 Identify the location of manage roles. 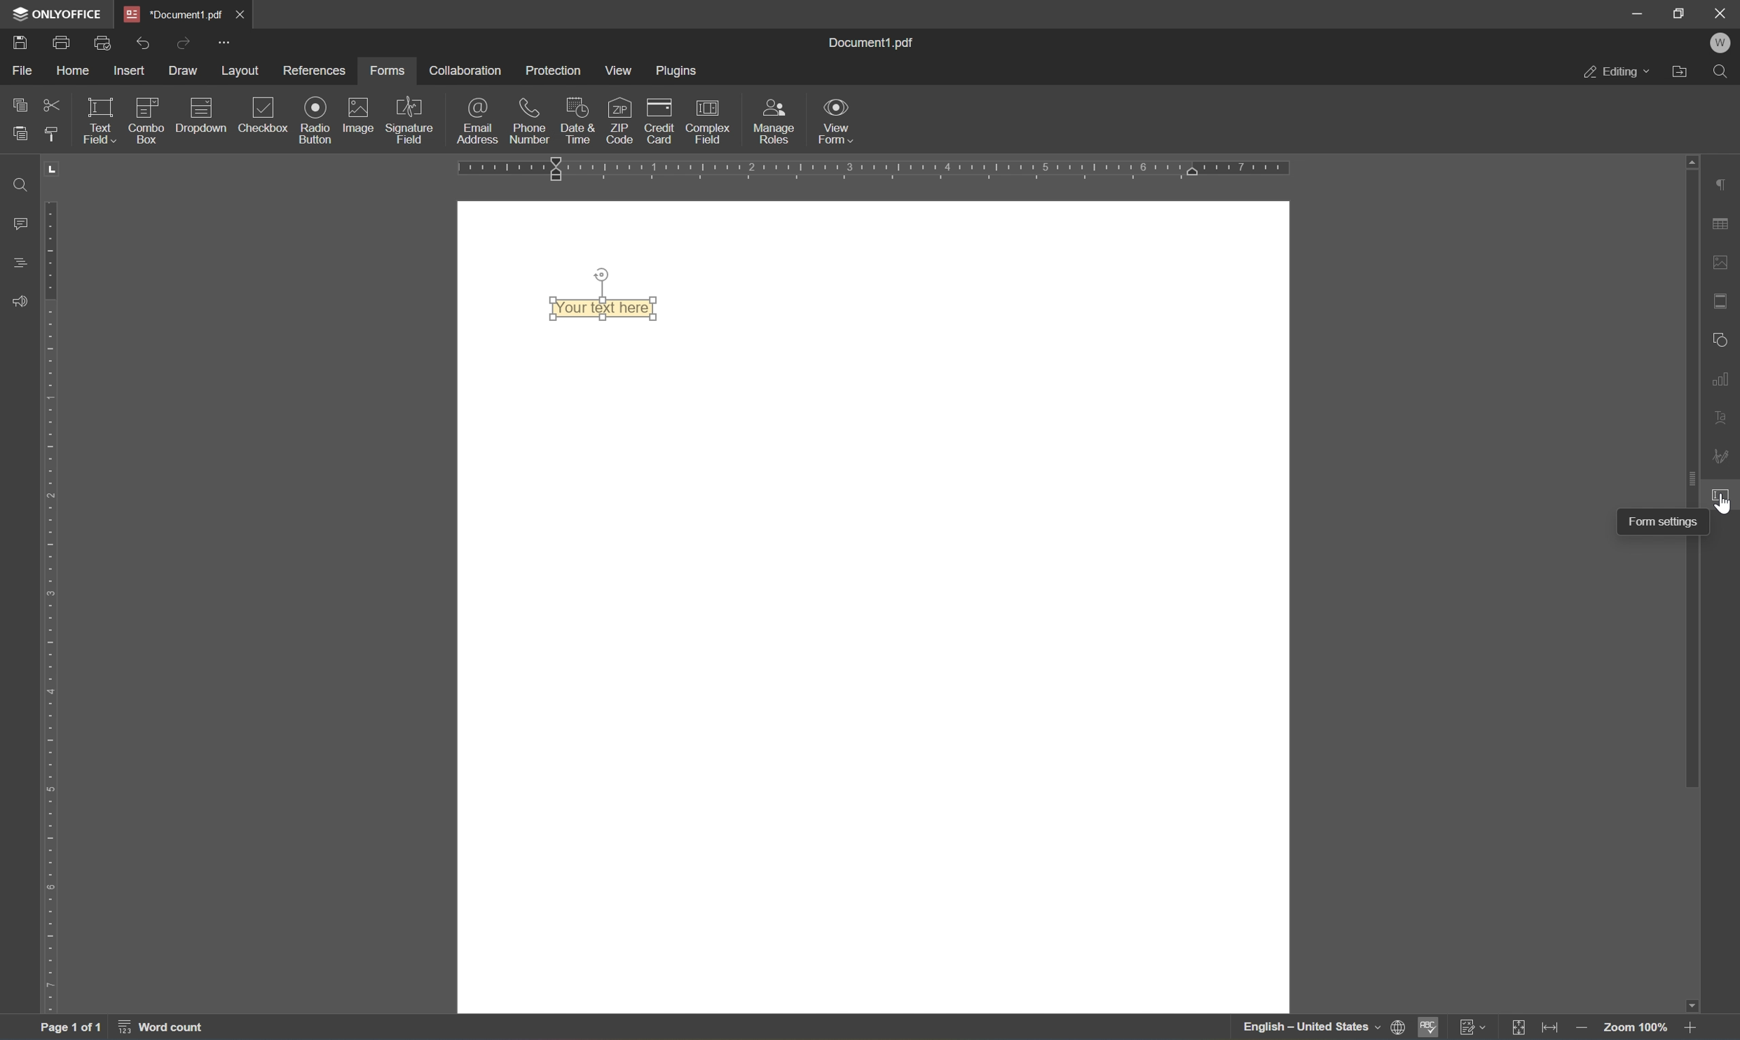
(772, 123).